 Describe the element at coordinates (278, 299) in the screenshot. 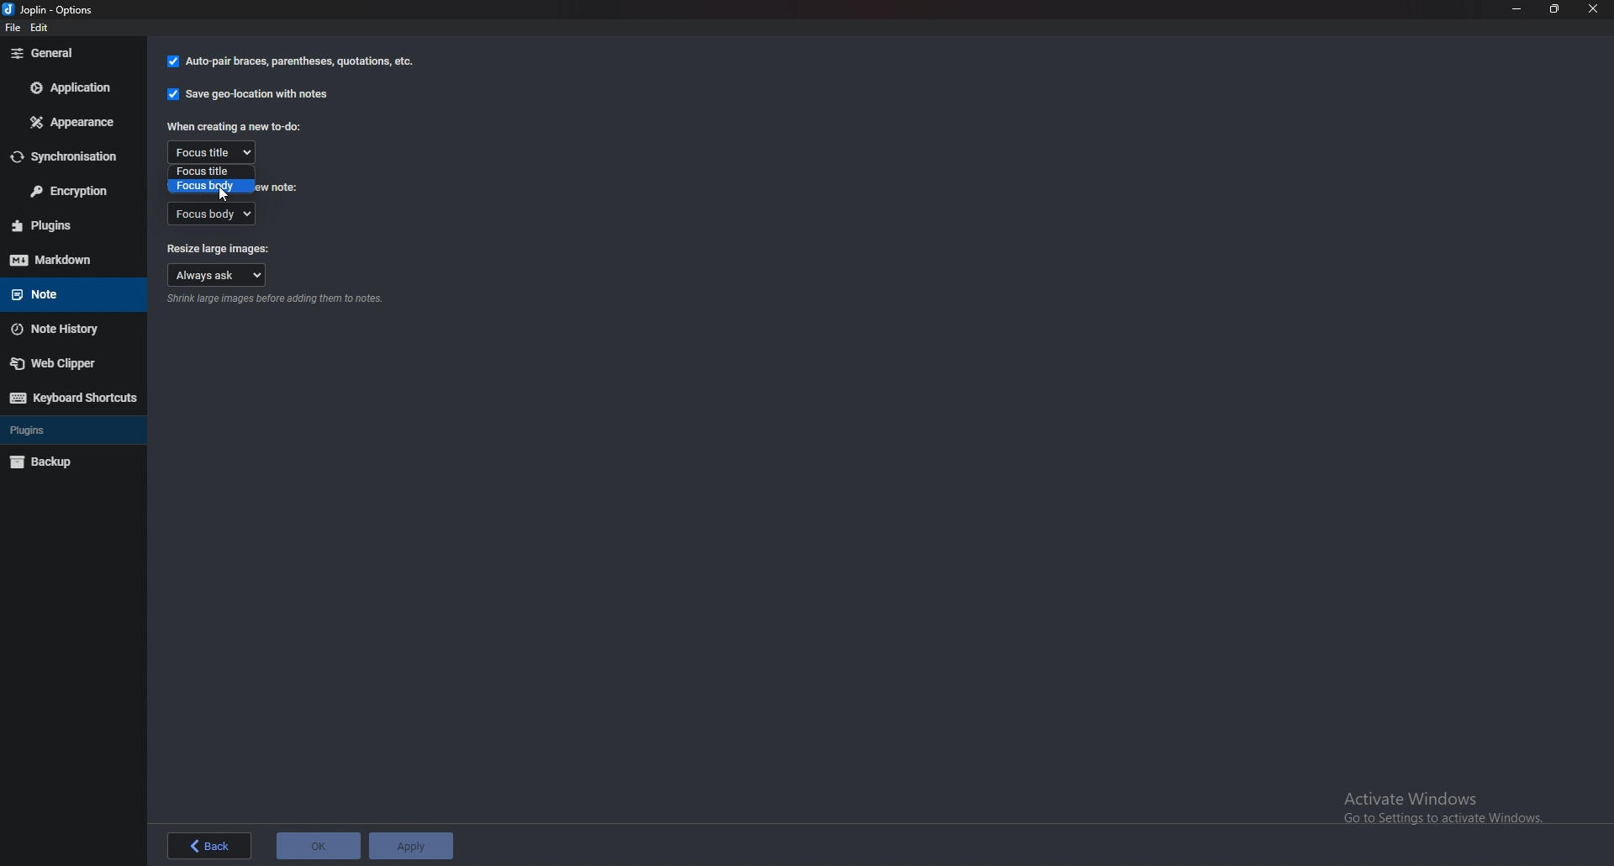

I see `Info` at that location.